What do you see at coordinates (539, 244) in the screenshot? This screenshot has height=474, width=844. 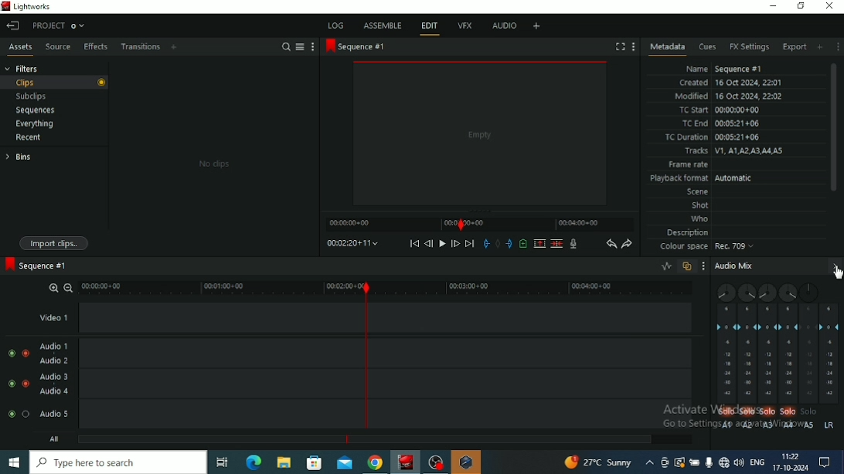 I see `Remove the marked section` at bounding box center [539, 244].